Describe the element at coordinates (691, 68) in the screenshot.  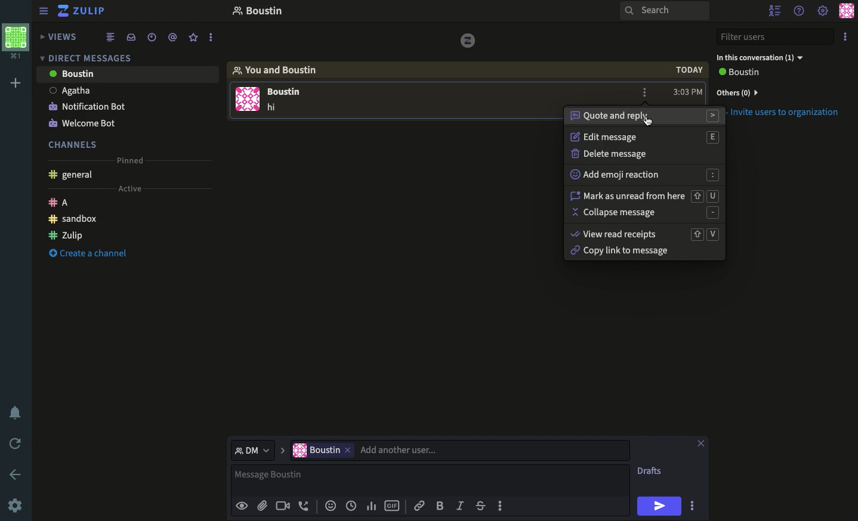
I see `today` at that location.